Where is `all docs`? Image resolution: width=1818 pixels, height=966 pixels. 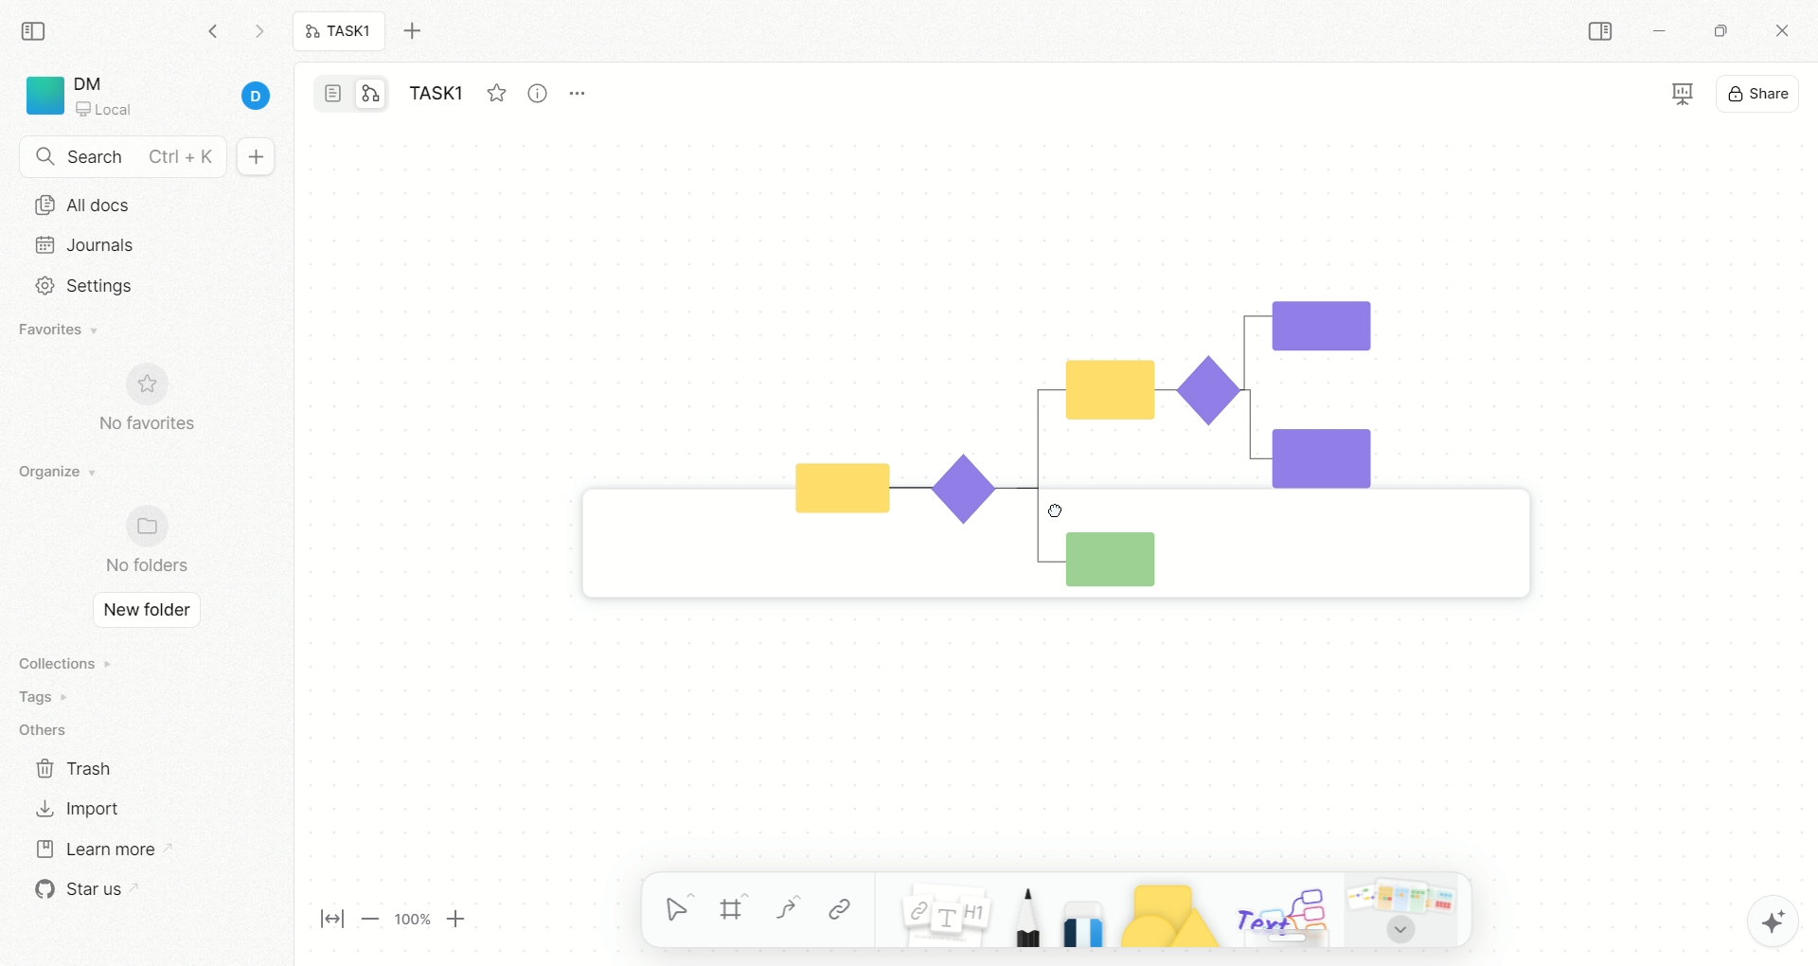
all docs is located at coordinates (82, 205).